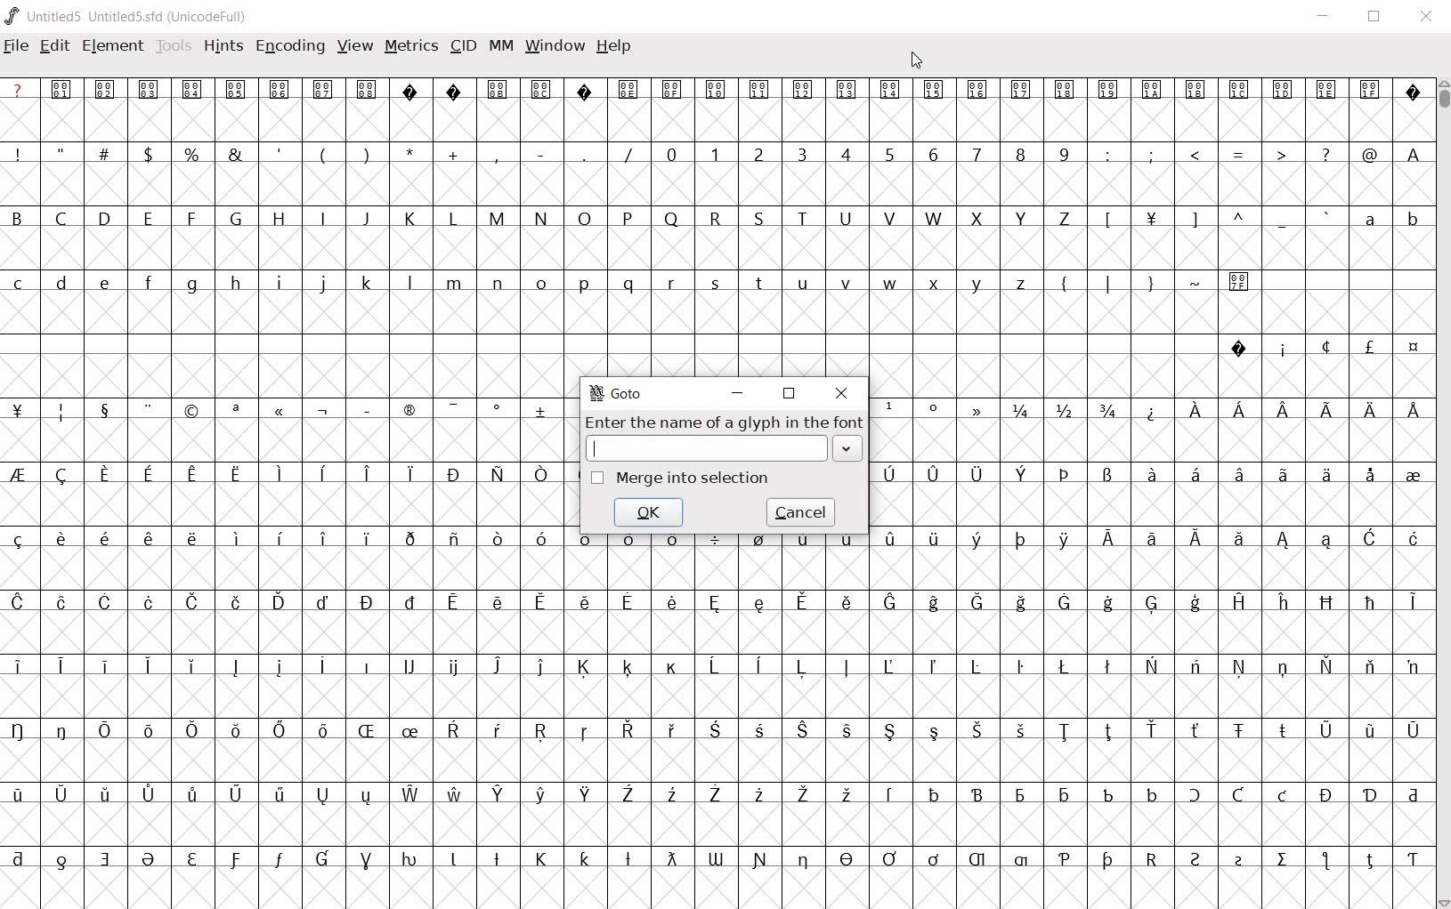 The width and height of the screenshot is (1451, 909). I want to click on -, so click(540, 153).